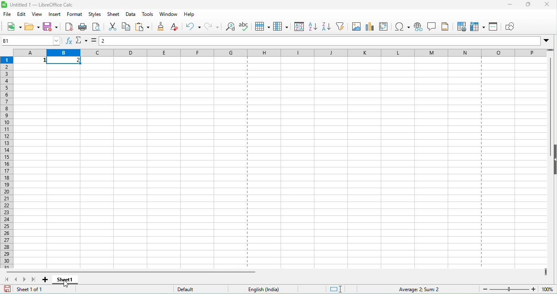  I want to click on horizontal bar, so click(133, 271).